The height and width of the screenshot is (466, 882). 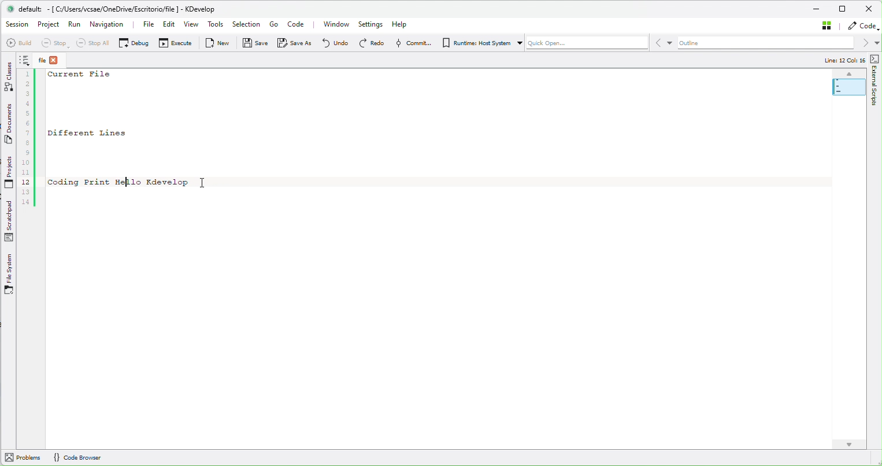 What do you see at coordinates (205, 180) in the screenshot?
I see `cursor` at bounding box center [205, 180].